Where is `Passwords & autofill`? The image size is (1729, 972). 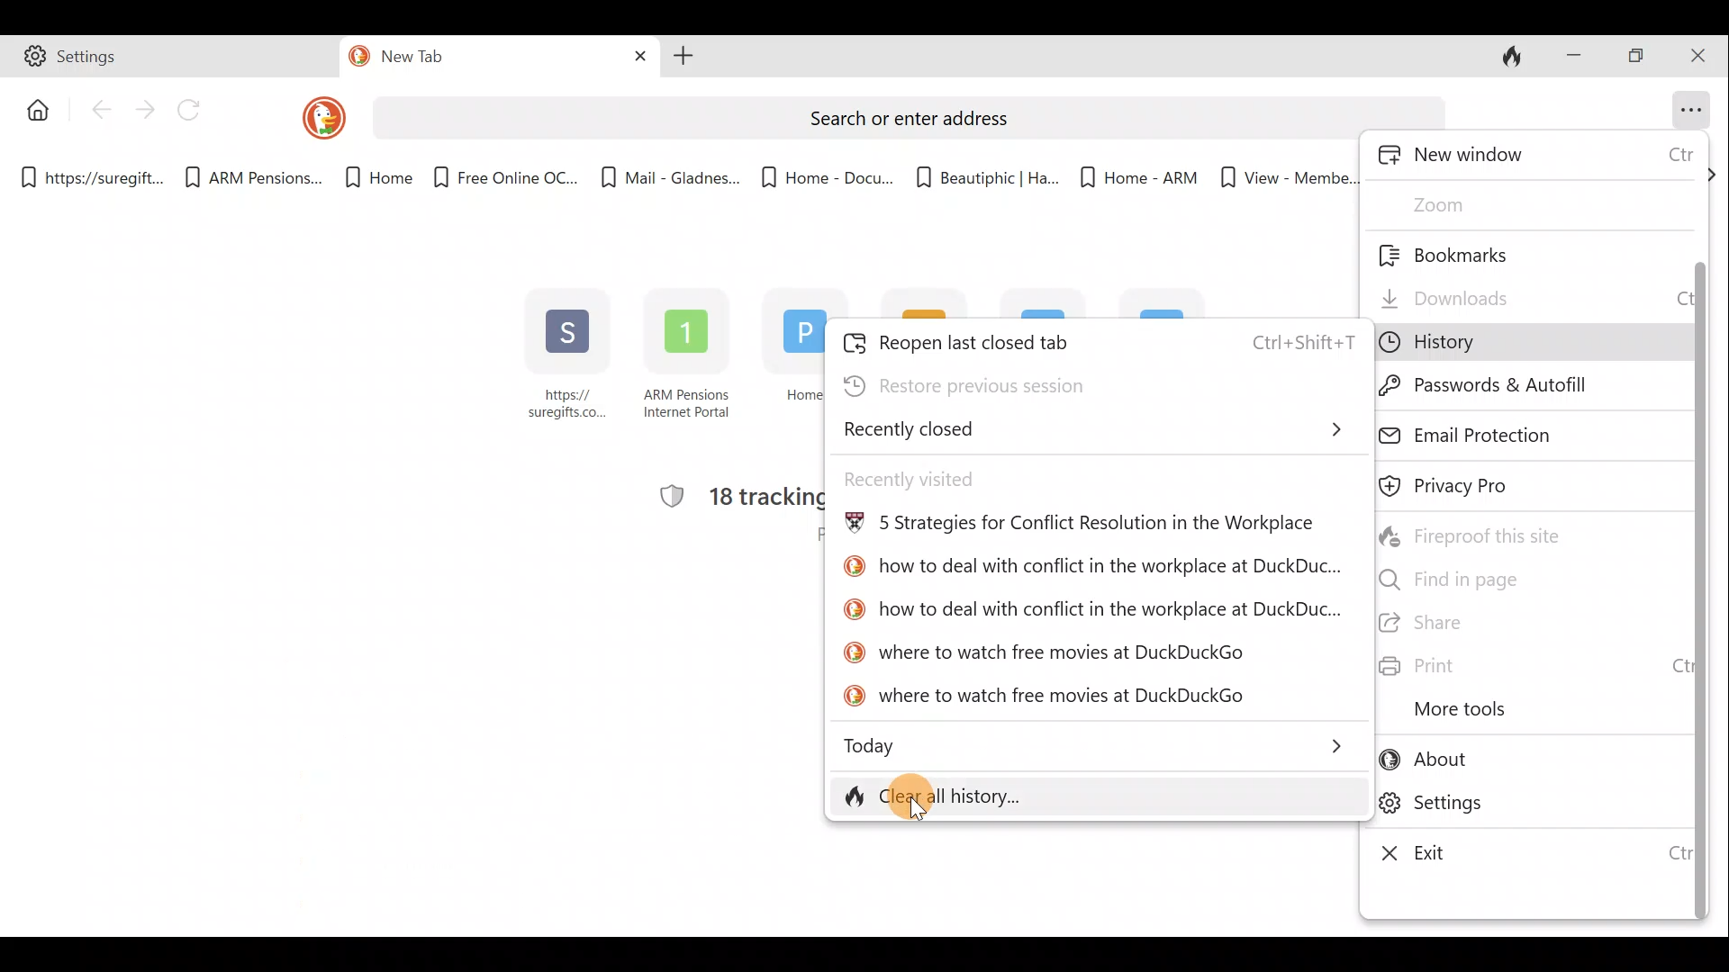
Passwords & autofill is located at coordinates (1514, 386).